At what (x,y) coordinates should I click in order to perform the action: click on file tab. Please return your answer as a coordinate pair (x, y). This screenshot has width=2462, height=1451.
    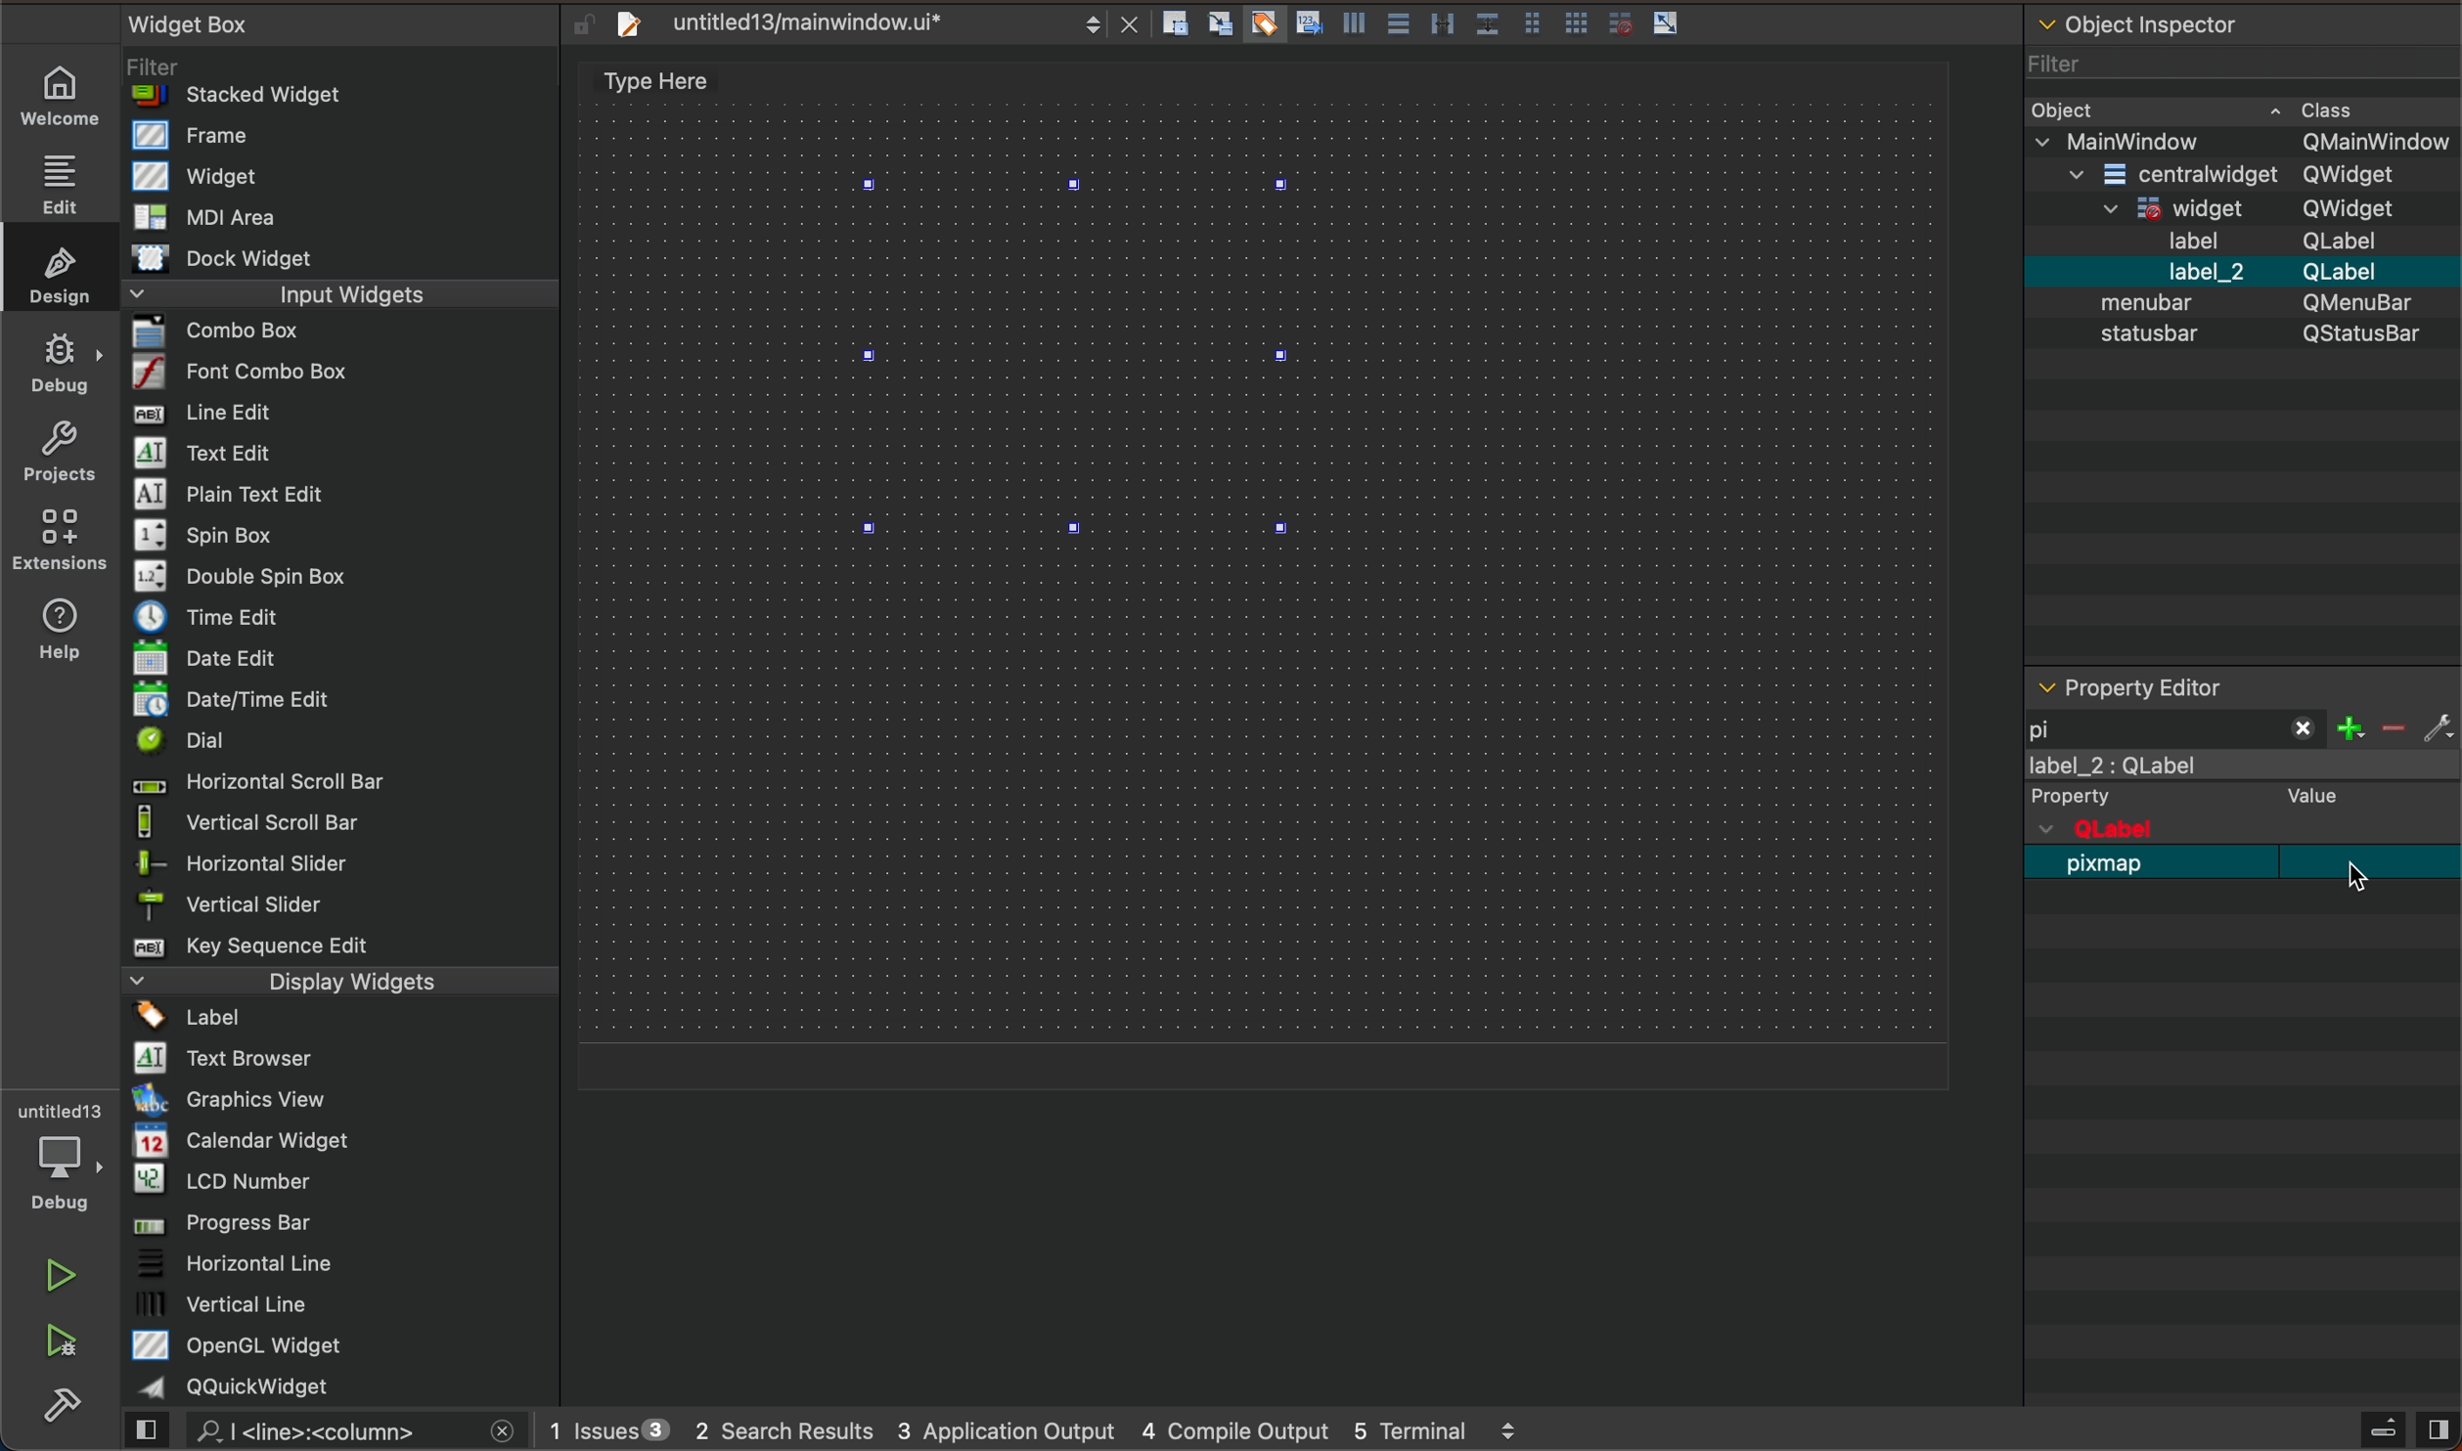
    Looking at the image, I should click on (870, 28).